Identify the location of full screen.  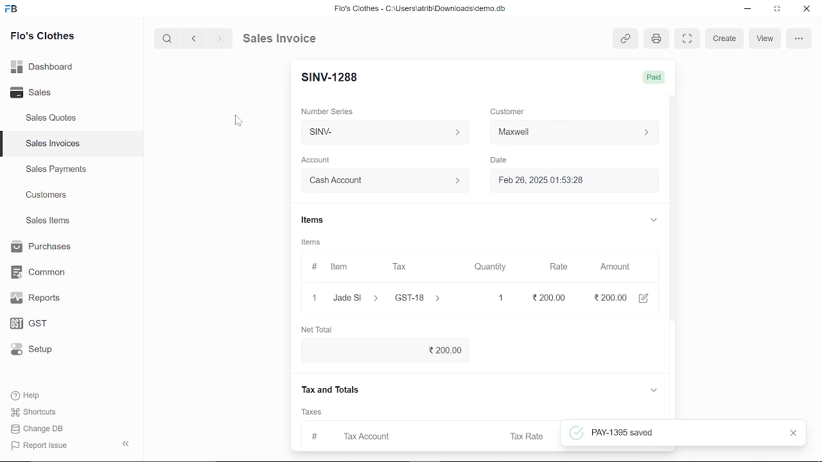
(686, 38).